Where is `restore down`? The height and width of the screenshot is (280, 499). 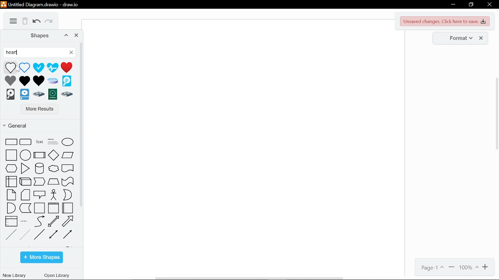 restore down is located at coordinates (471, 5).